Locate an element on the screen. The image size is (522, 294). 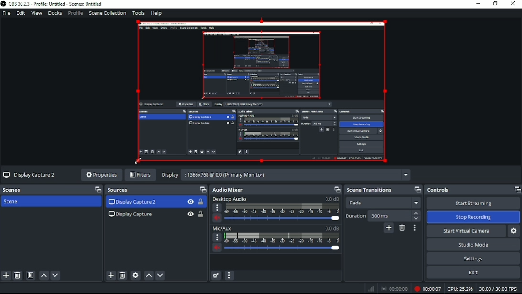
Edit is located at coordinates (21, 13).